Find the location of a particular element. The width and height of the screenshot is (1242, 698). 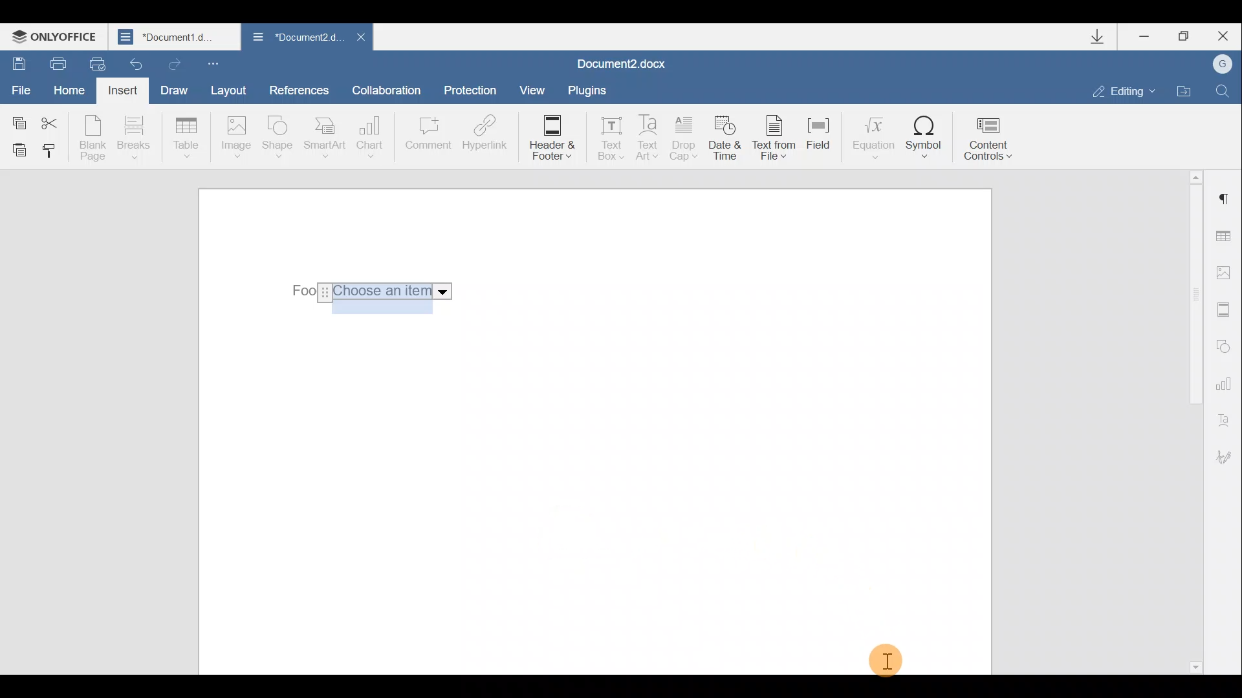

Document2.docx is located at coordinates (622, 62).